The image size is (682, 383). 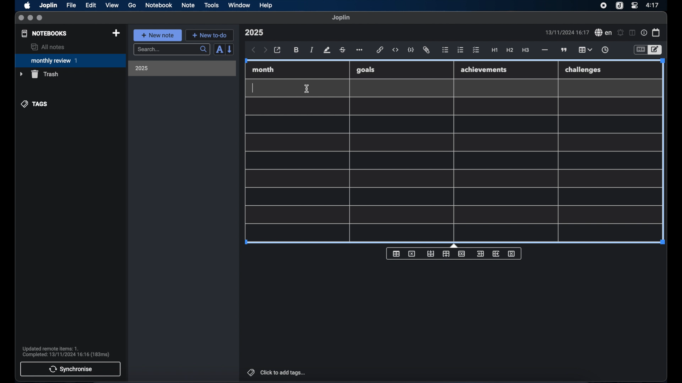 I want to click on sync notification, so click(x=66, y=352).